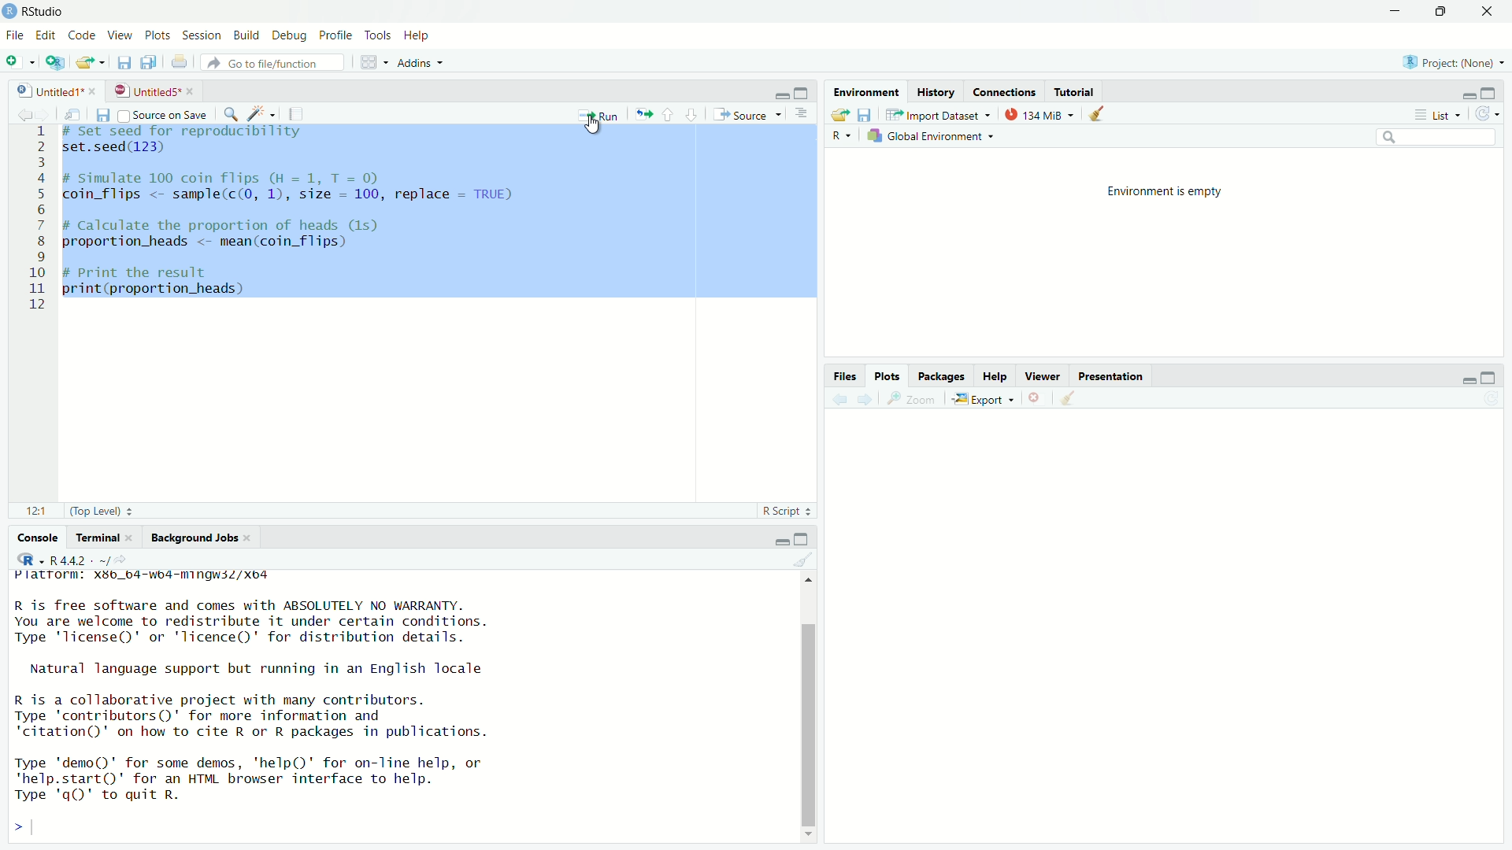 The width and height of the screenshot is (1512, 850). What do you see at coordinates (420, 35) in the screenshot?
I see `help` at bounding box center [420, 35].